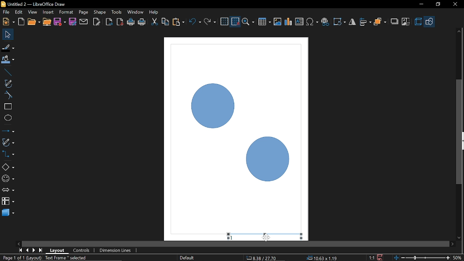 The height and width of the screenshot is (261, 464). I want to click on Rotate, so click(340, 22).